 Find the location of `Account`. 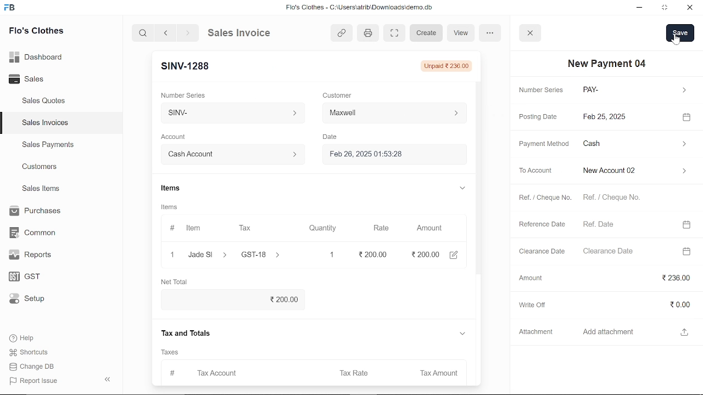

Account is located at coordinates (177, 137).